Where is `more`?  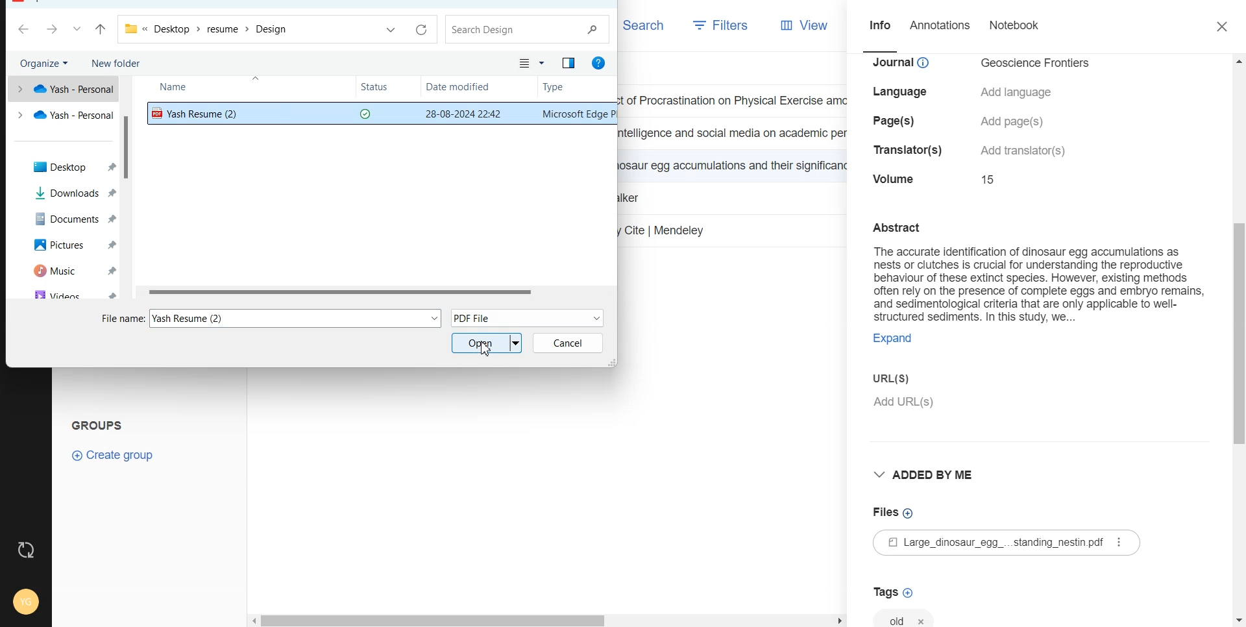
more is located at coordinates (1120, 543).